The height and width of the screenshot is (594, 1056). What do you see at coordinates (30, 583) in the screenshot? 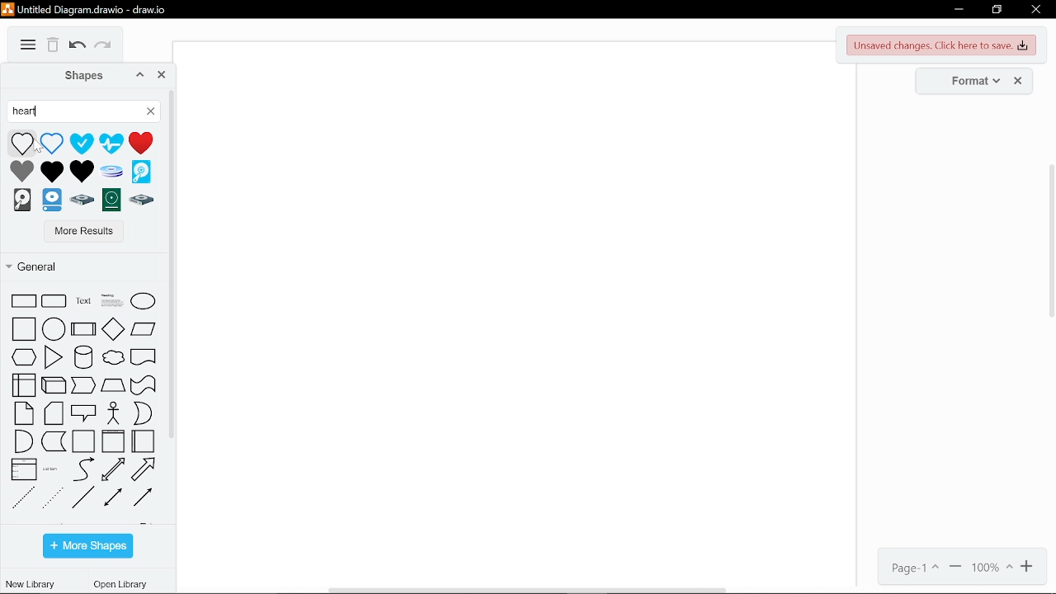
I see `new library` at bounding box center [30, 583].